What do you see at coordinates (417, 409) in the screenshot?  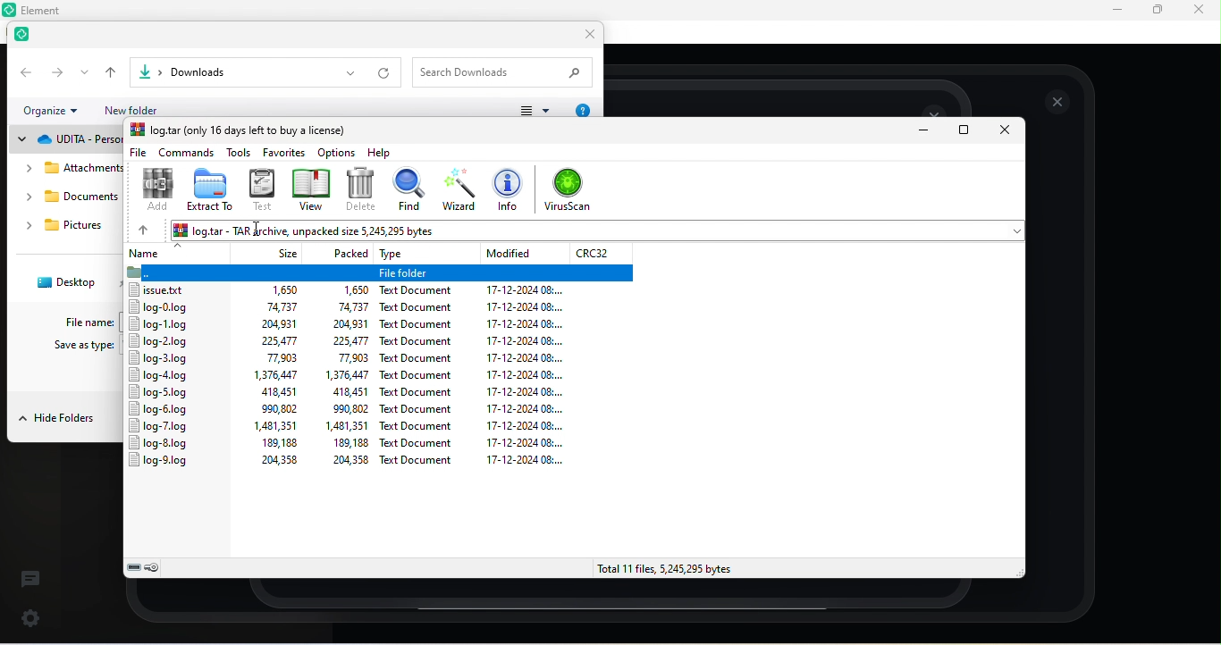 I see `text document` at bounding box center [417, 409].